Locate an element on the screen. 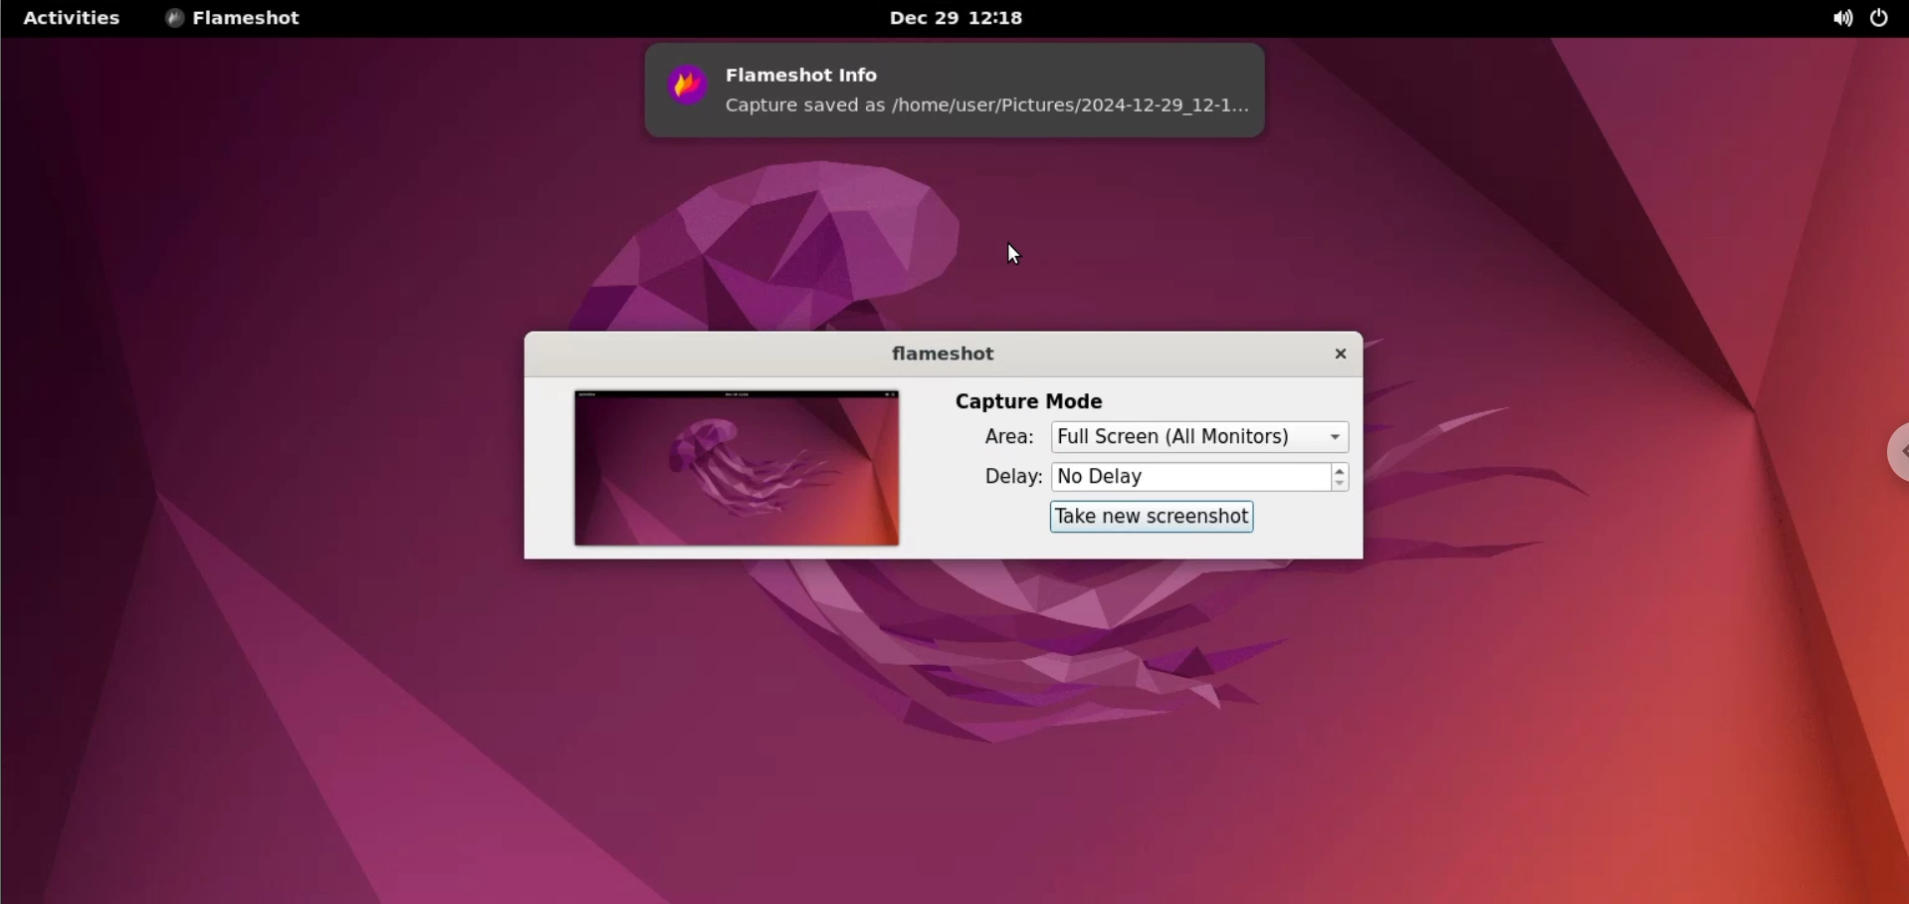 The image size is (1909, 904). delay time is located at coordinates (1190, 477).